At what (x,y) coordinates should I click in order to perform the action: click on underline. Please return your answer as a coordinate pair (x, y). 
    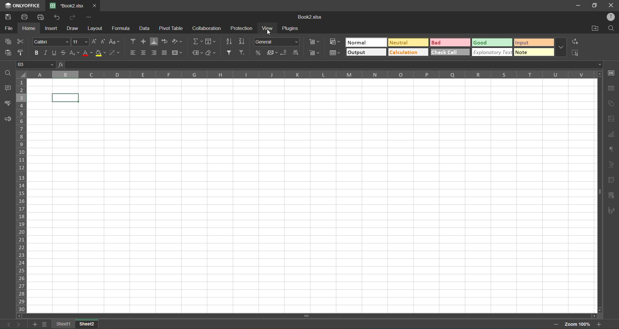
    Looking at the image, I should click on (55, 53).